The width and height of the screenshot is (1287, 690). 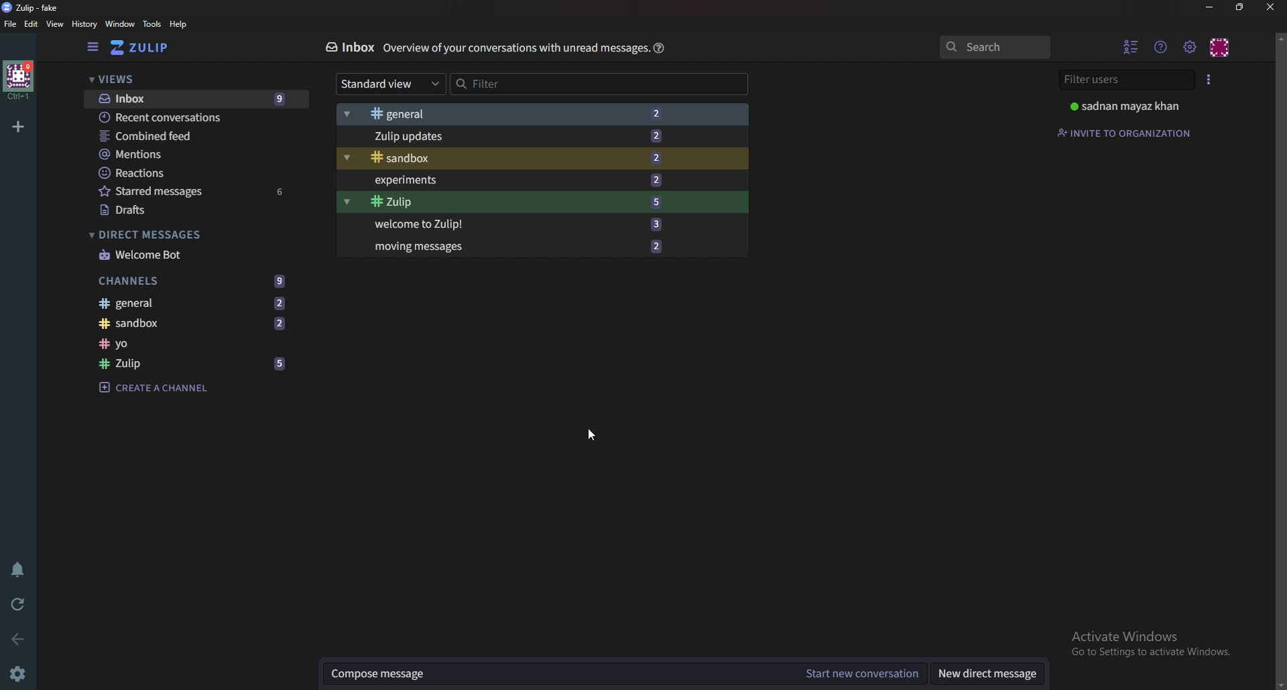 What do you see at coordinates (1219, 46) in the screenshot?
I see `Personal menu` at bounding box center [1219, 46].